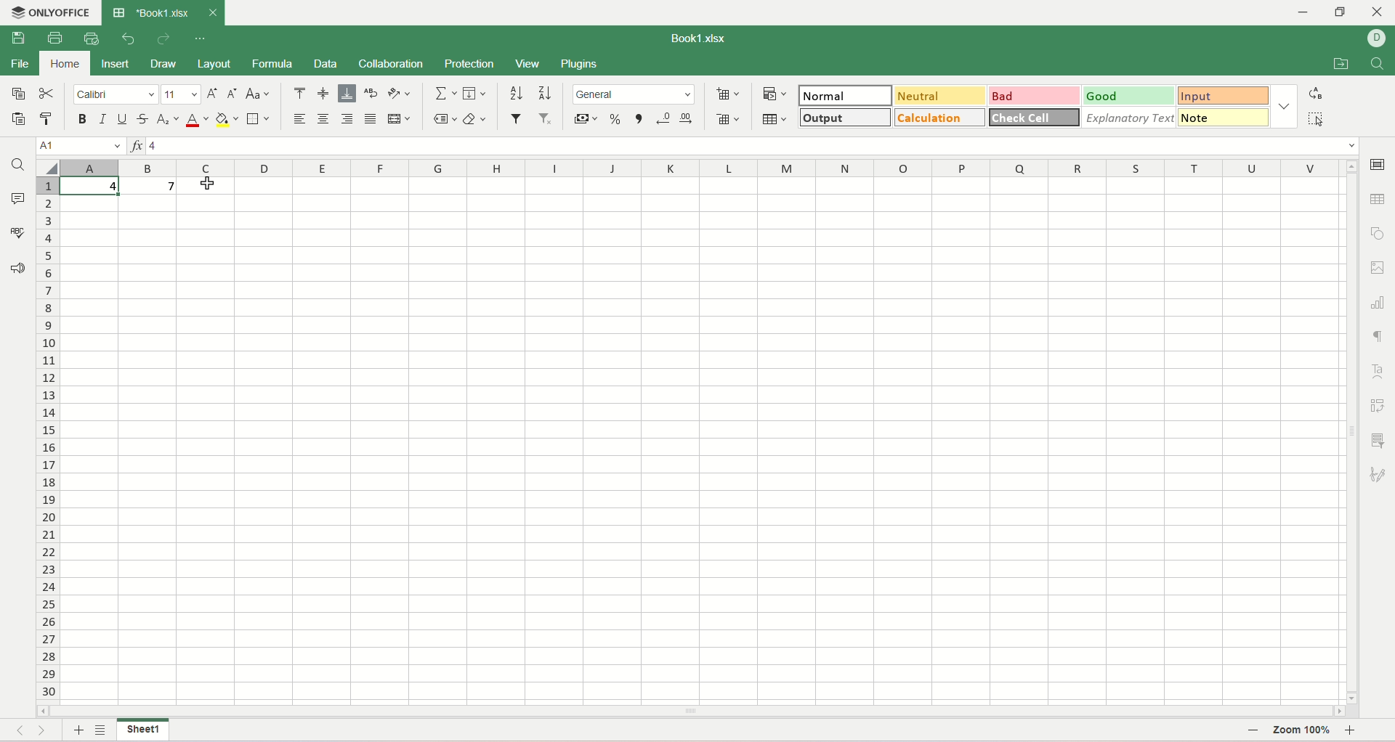  Describe the element at coordinates (210, 184) in the screenshot. I see `cursor` at that location.